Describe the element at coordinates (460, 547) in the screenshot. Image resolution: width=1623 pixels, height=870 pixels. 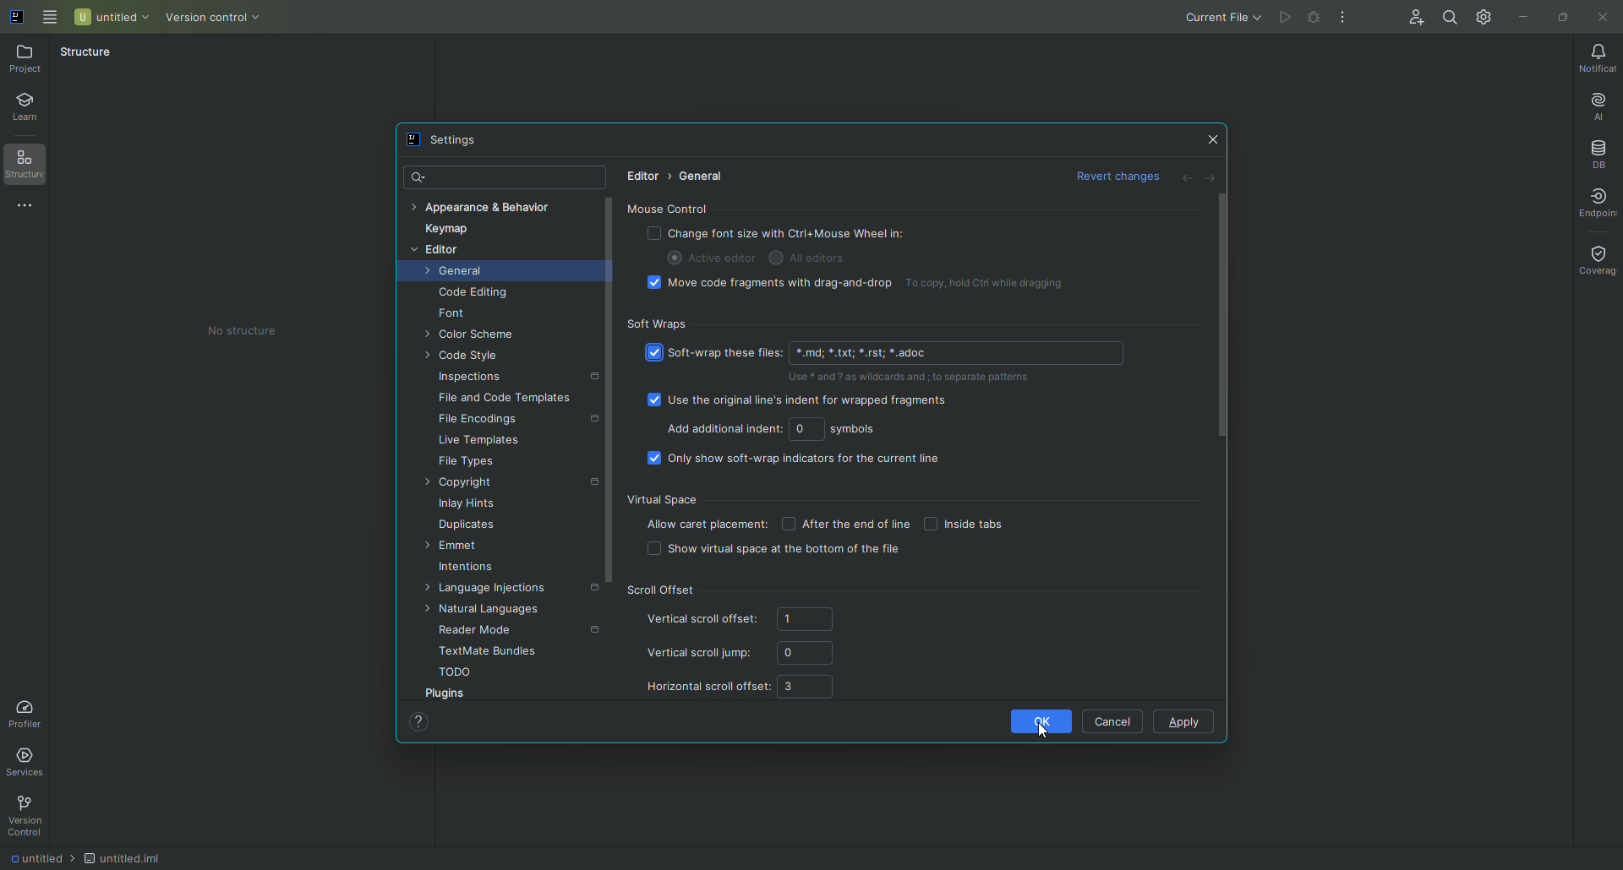
I see `Emmet` at that location.